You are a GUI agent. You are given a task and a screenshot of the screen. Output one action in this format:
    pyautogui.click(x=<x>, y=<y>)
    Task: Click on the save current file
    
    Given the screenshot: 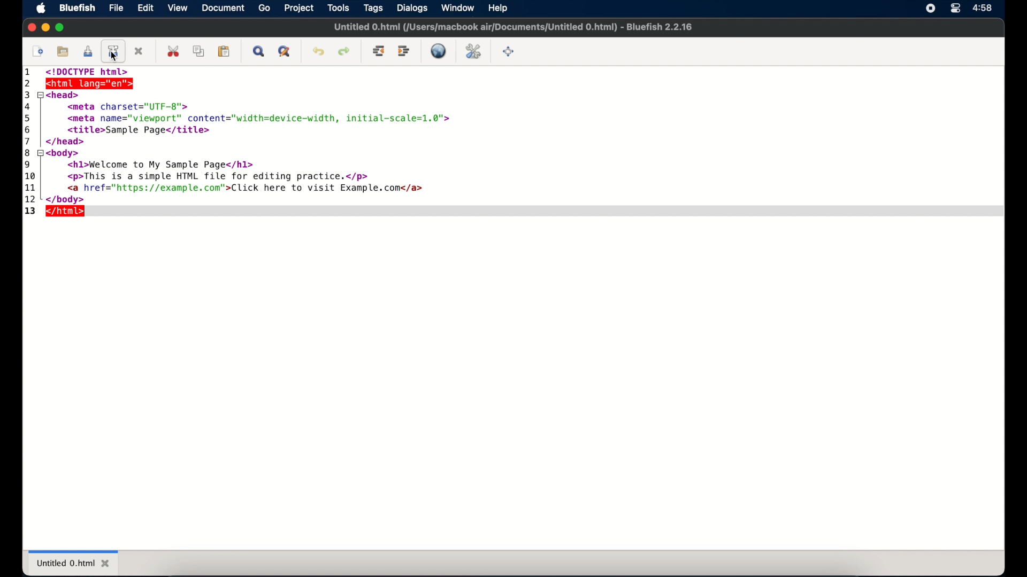 What is the action you would take?
    pyautogui.click(x=88, y=51)
    